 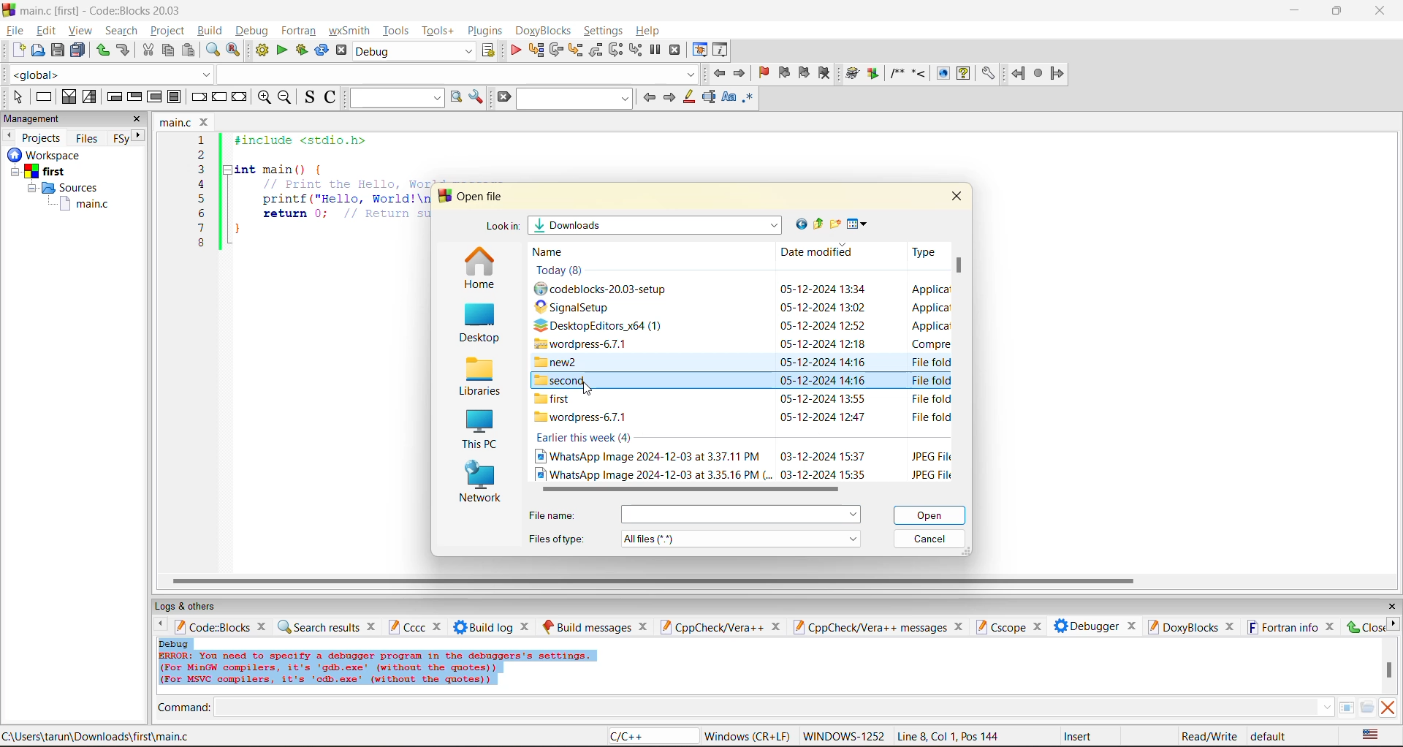 What do you see at coordinates (585, 438) in the screenshot?
I see `earlier this week` at bounding box center [585, 438].